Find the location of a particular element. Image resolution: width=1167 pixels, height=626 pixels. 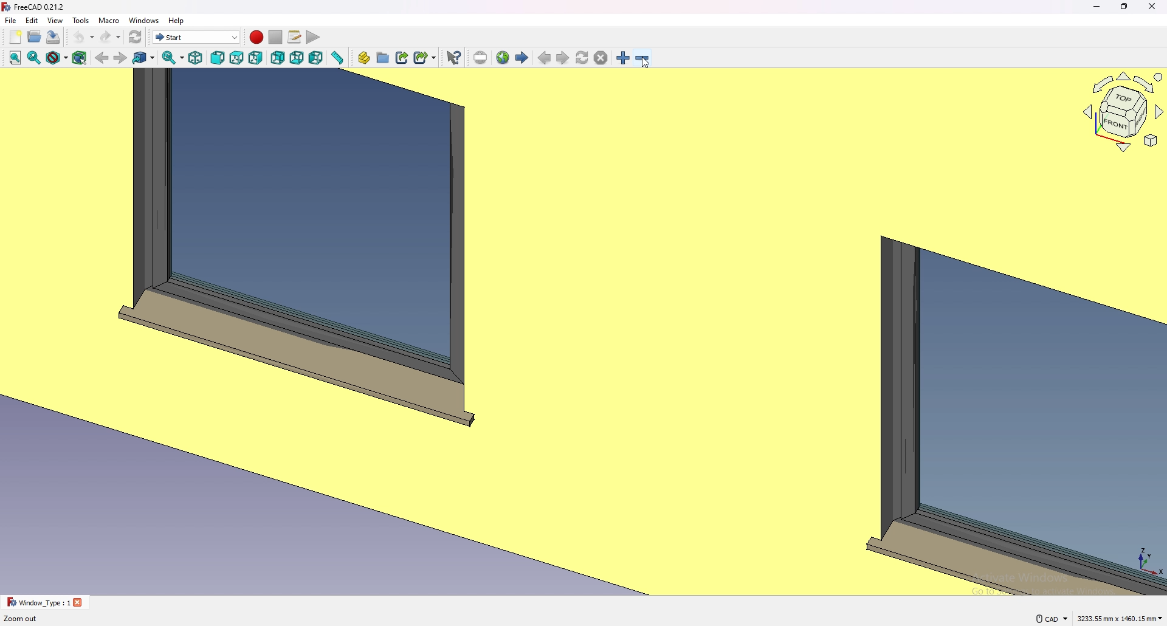

create part is located at coordinates (363, 58).